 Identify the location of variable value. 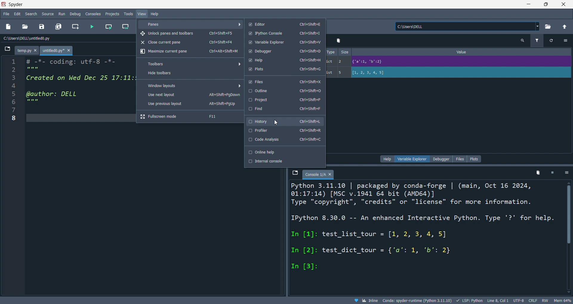
(460, 62).